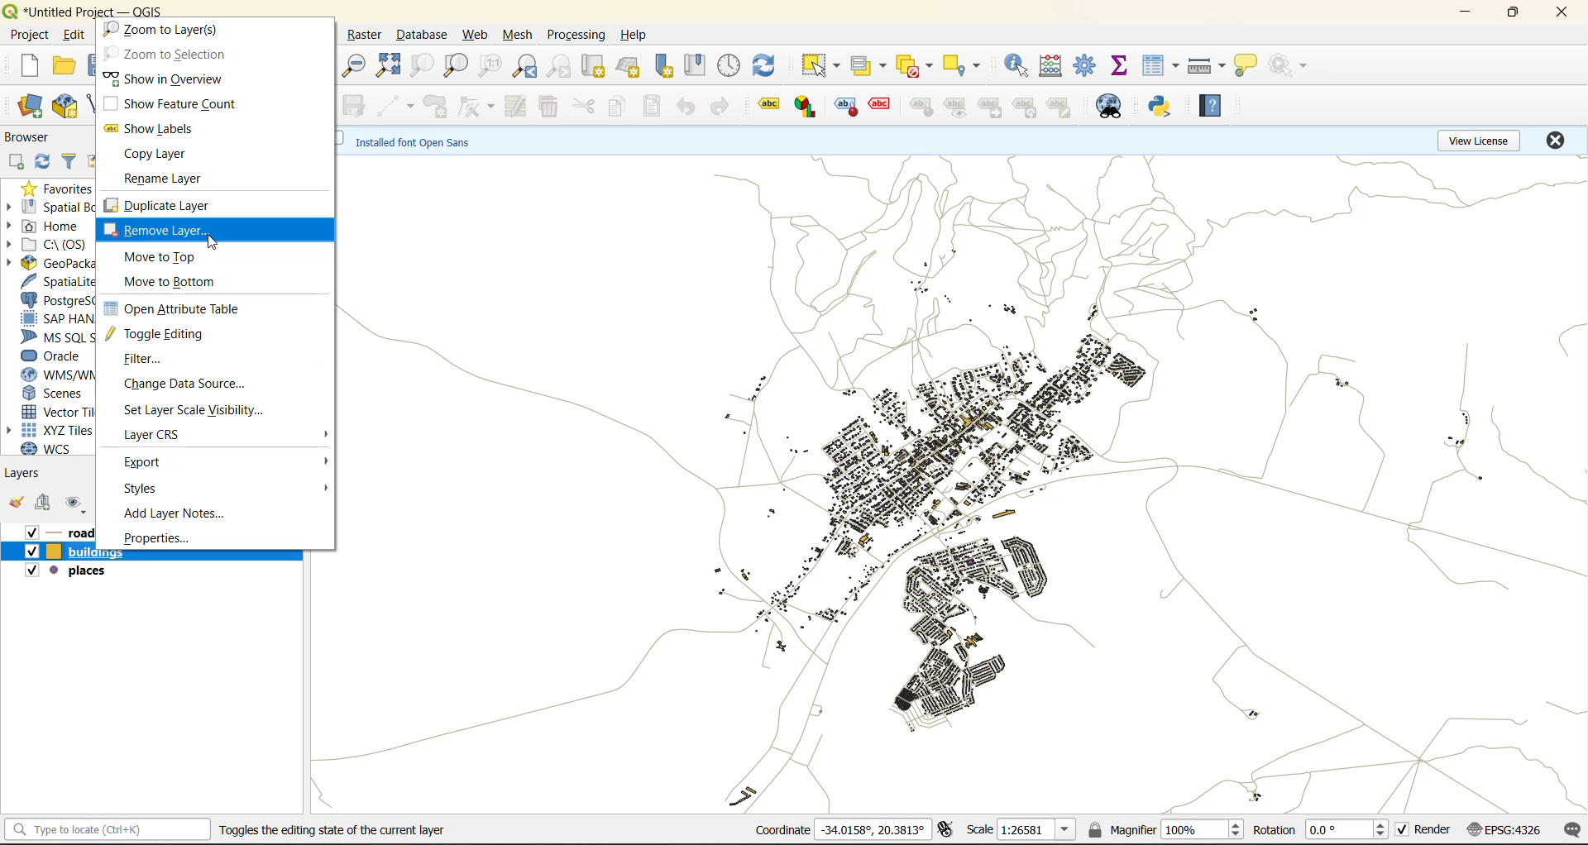 The width and height of the screenshot is (1588, 845). I want to click on redo, so click(725, 104).